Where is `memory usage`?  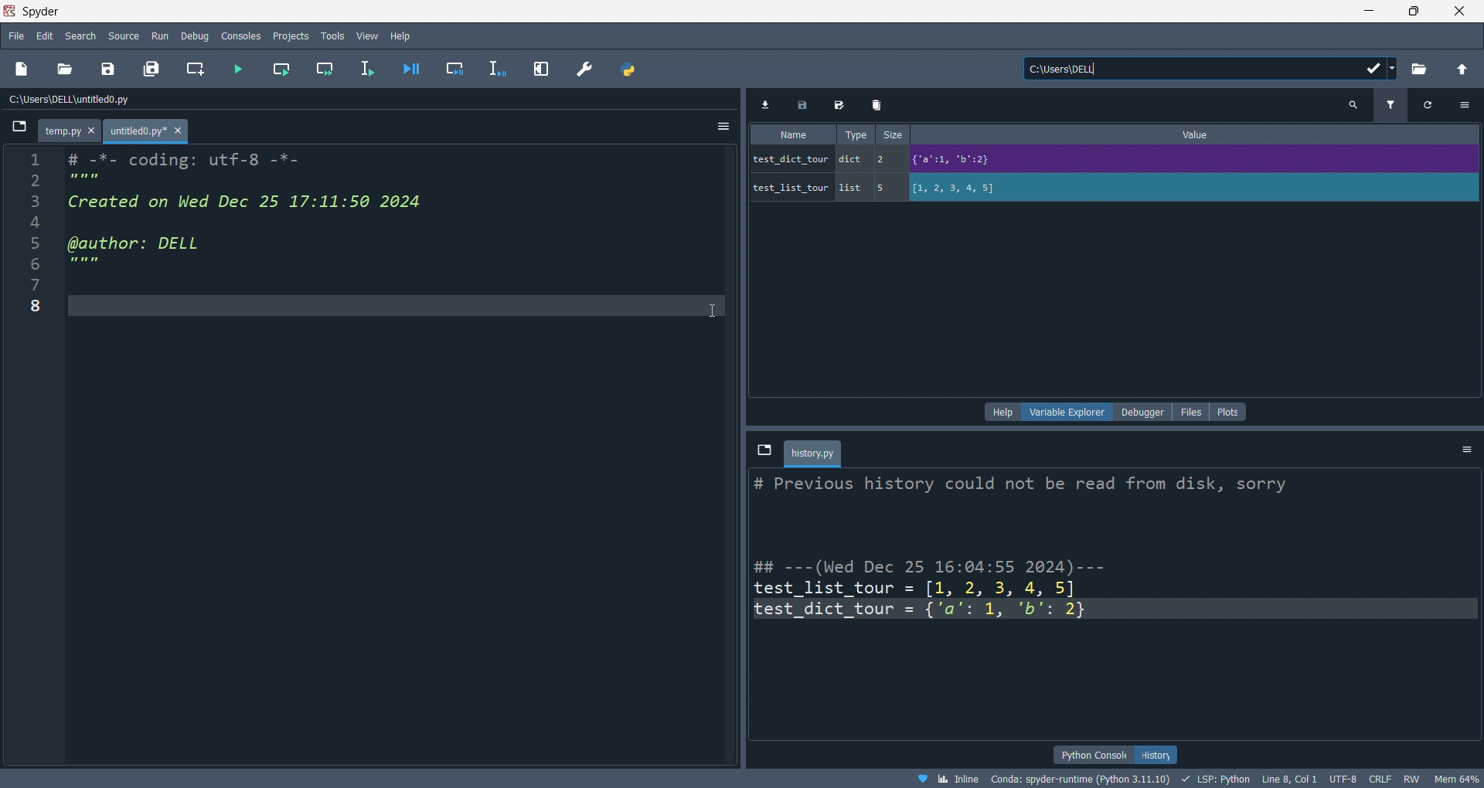 memory usage is located at coordinates (1456, 779).